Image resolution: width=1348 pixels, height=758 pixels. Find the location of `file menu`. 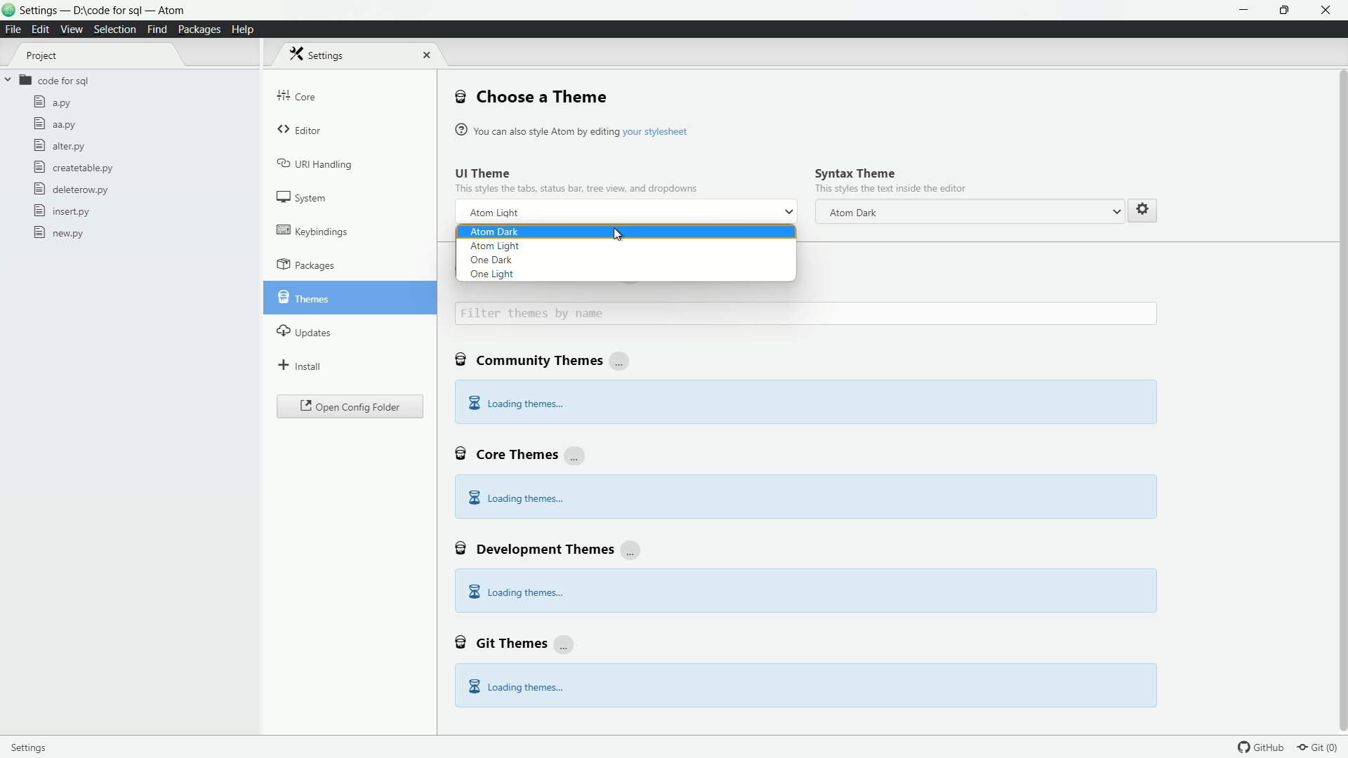

file menu is located at coordinates (13, 30).